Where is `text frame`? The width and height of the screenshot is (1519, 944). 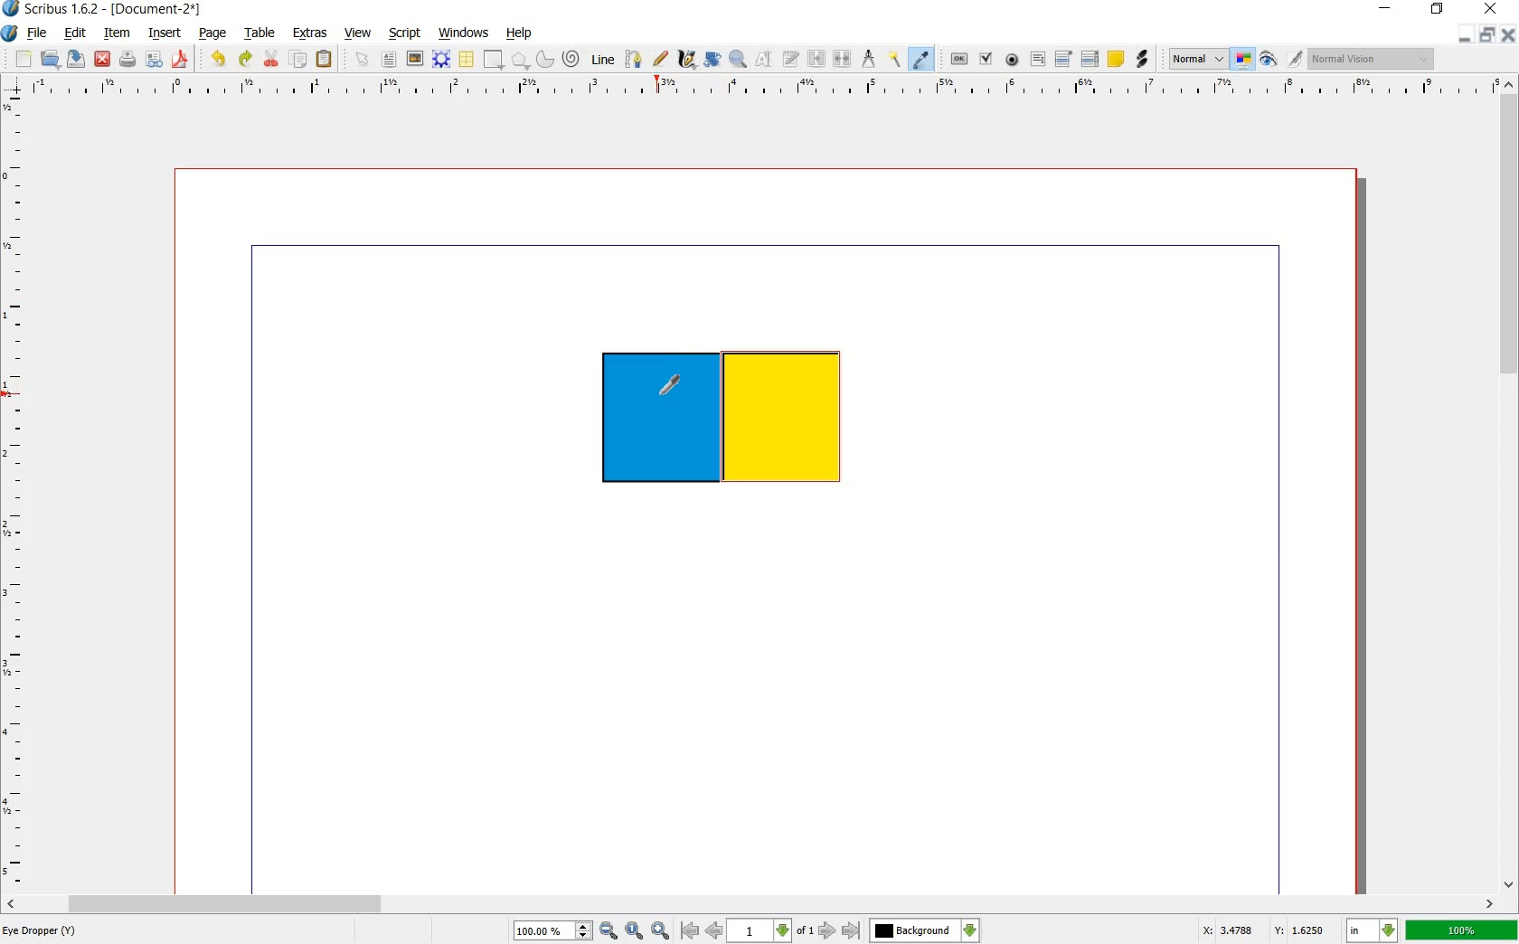
text frame is located at coordinates (389, 61).